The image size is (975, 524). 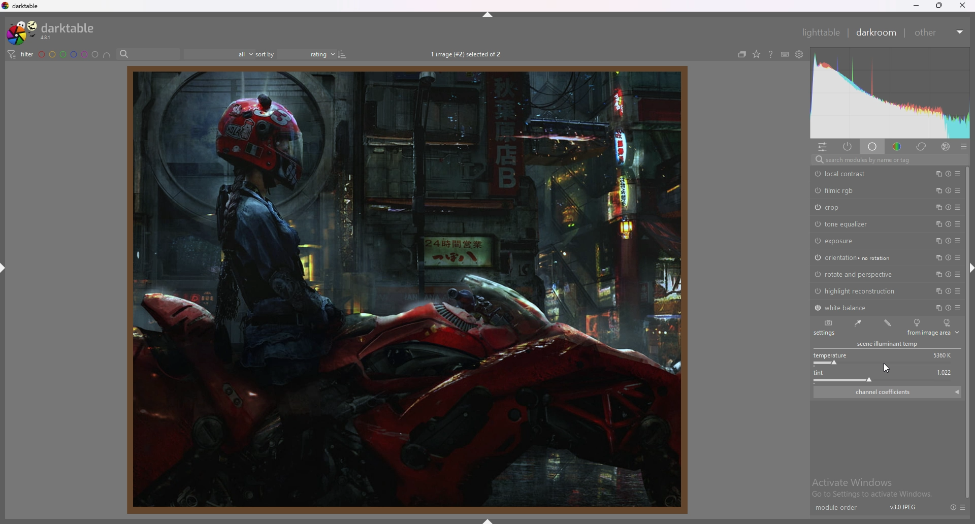 I want to click on hide, so click(x=503, y=520).